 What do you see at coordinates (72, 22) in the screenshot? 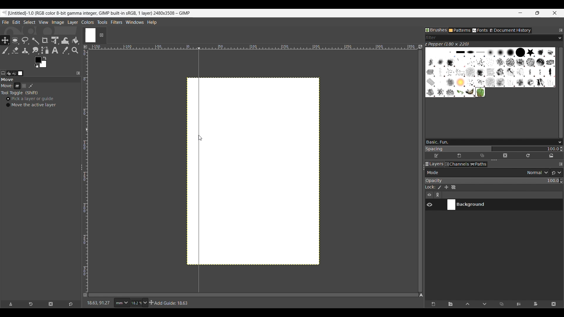
I see `Layer menu` at bounding box center [72, 22].